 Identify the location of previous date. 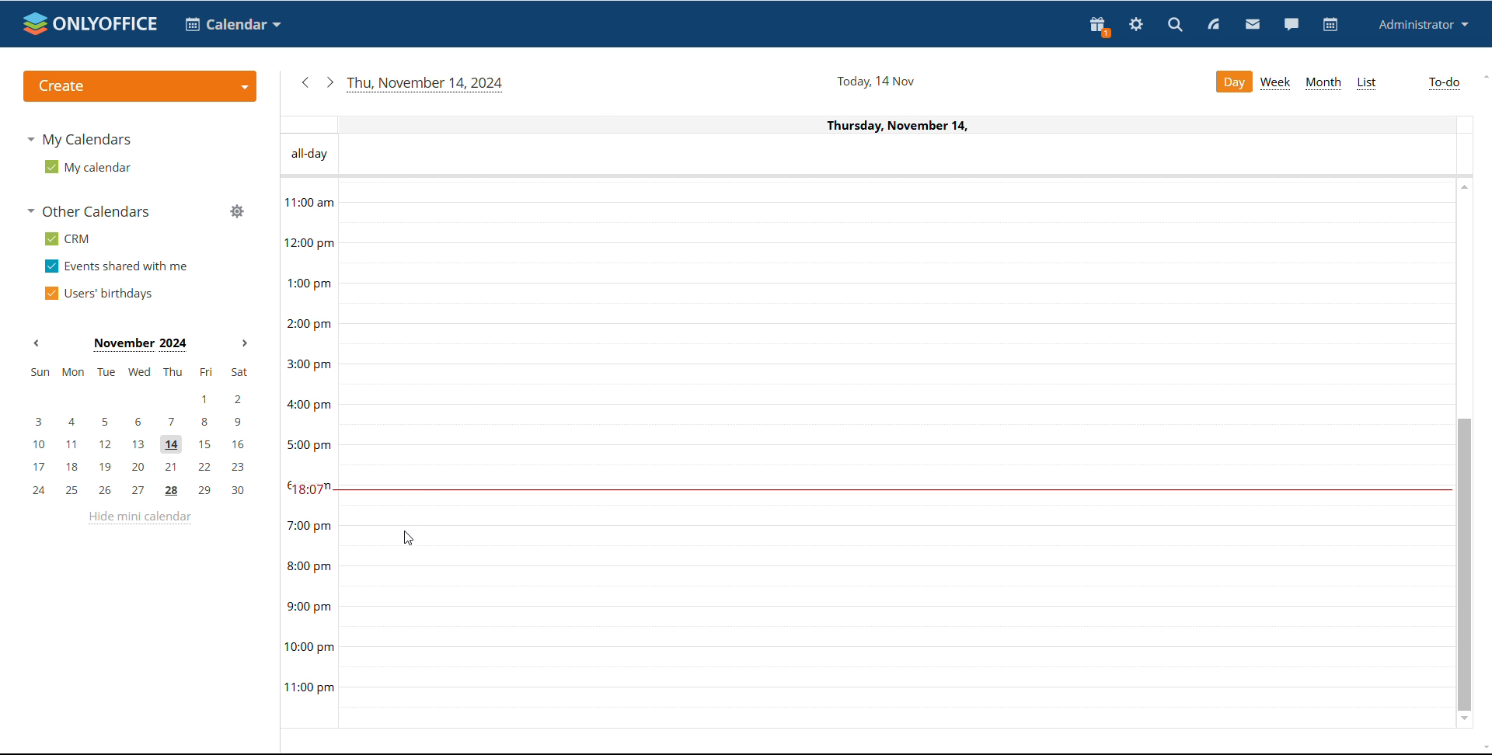
(307, 83).